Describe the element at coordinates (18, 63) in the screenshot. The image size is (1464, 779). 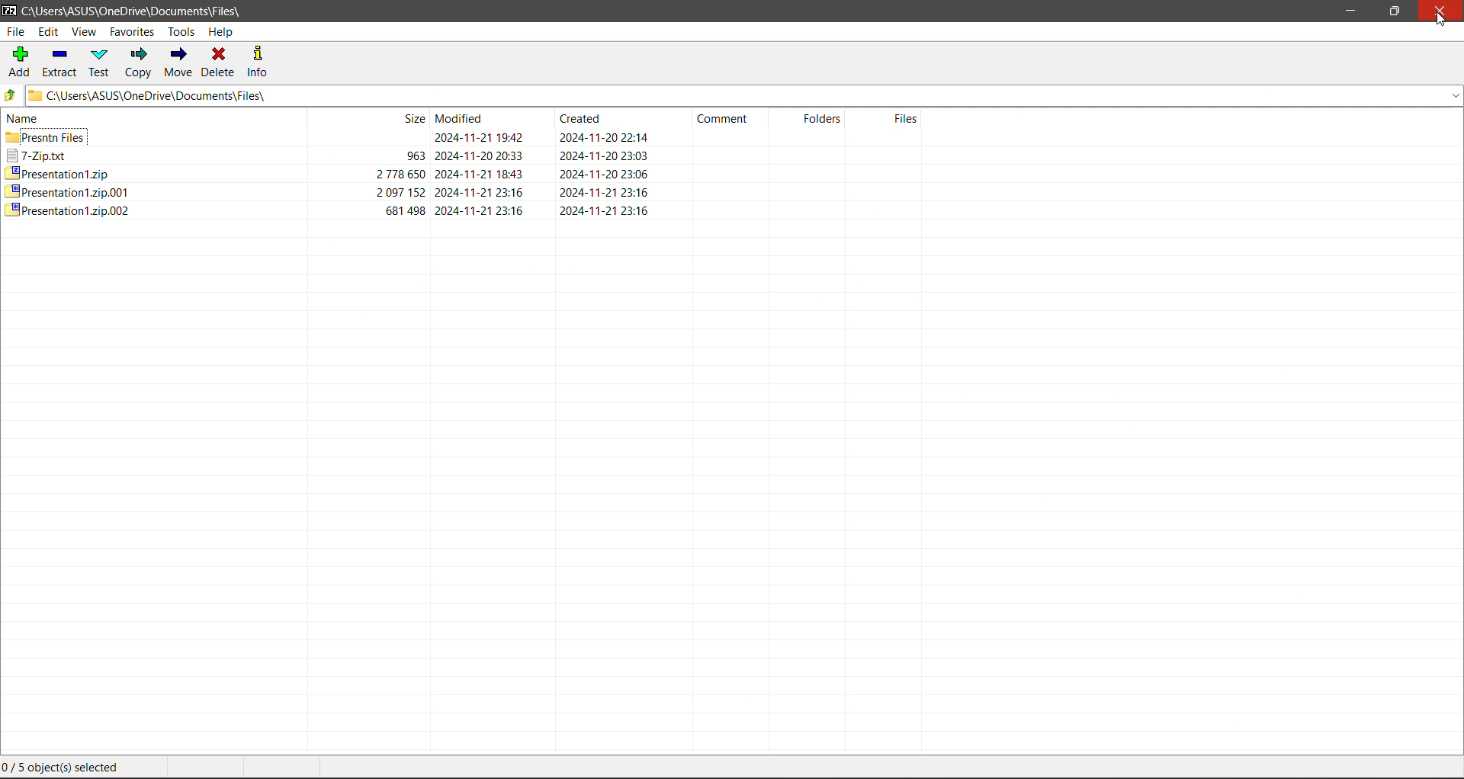
I see `Add` at that location.